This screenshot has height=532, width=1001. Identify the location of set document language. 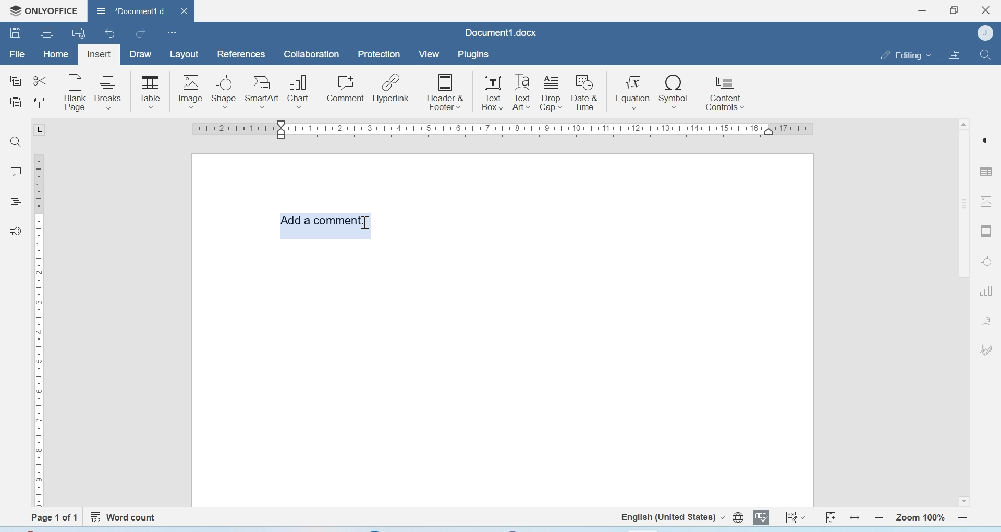
(738, 517).